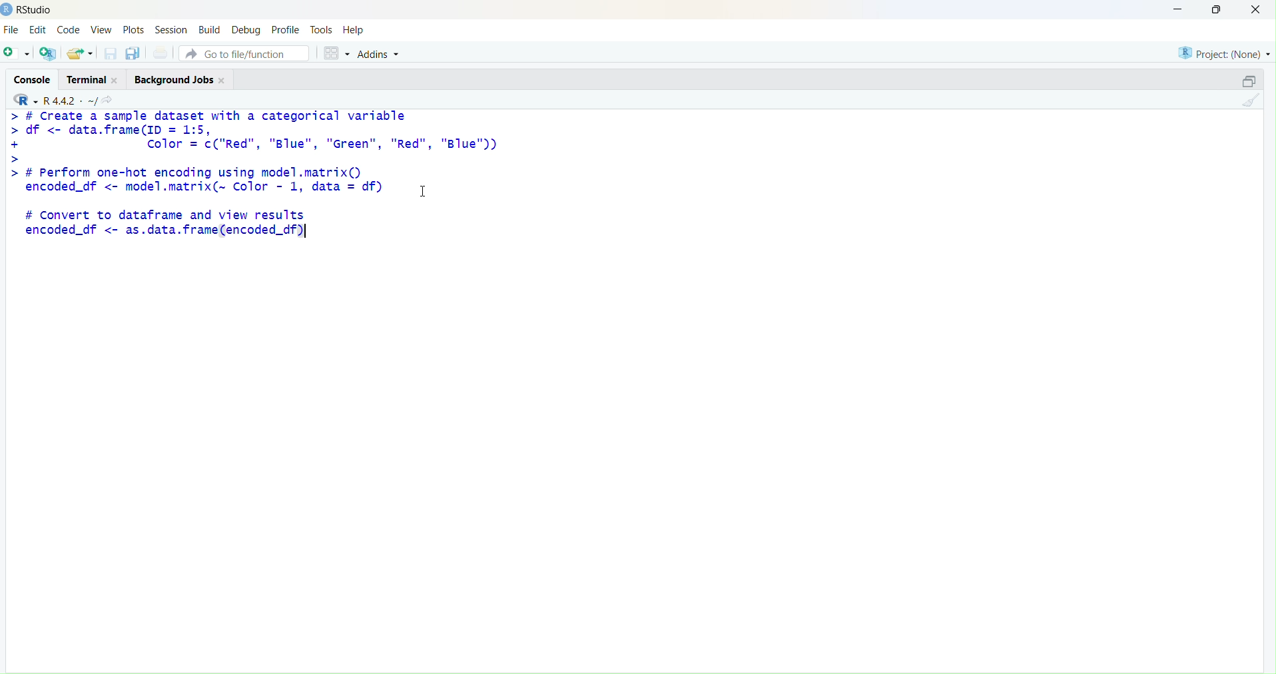  I want to click on > # Create a sample dataset with a categorical variable> df <- data.frame(ID = 1:5,+ color = c("Red", "Blue", "Green", "Red", "Blue"))>> # Perform one-hot encoding using model.matrix()encoded_df <- model.matrix(~ Color - 1, data = df) I# Convert to dataframe and view resultsencoded_df <- as.data.frame(encoded_df), so click(253, 176).